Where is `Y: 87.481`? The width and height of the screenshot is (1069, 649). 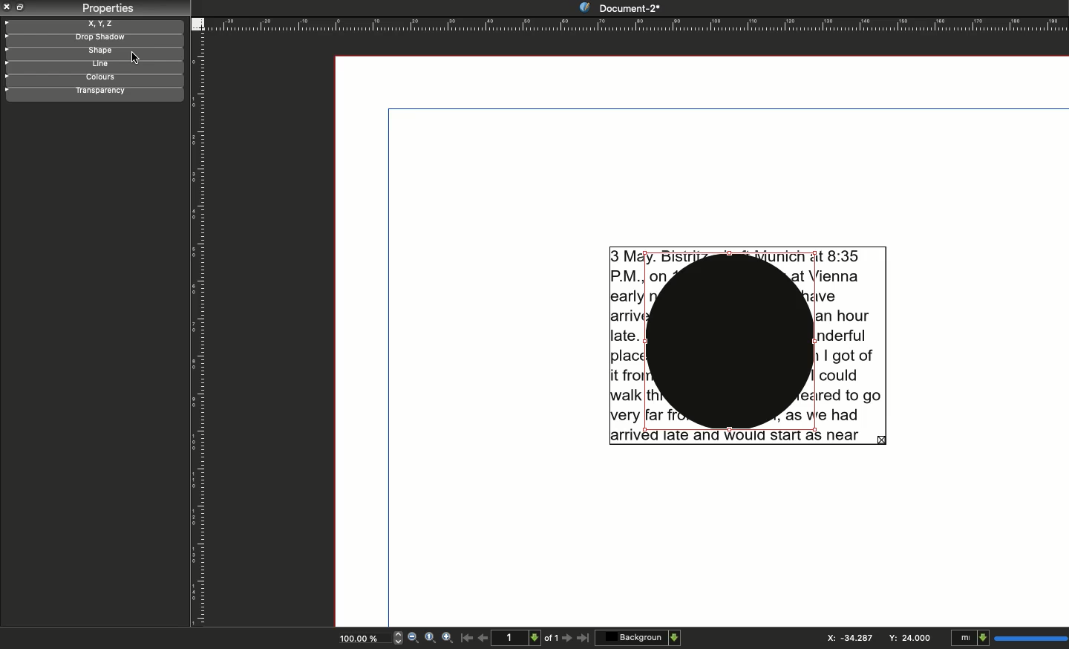 Y: 87.481 is located at coordinates (908, 638).